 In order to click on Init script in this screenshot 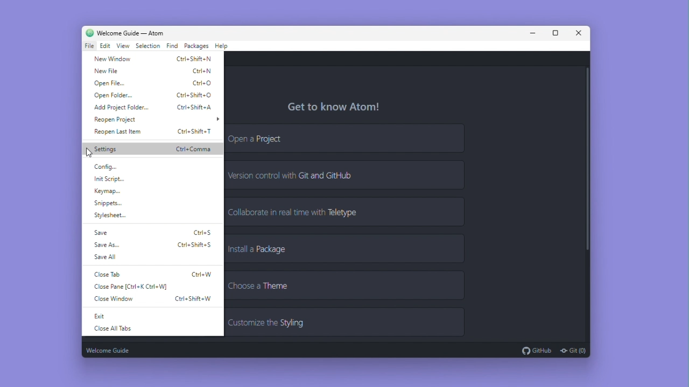, I will do `click(111, 181)`.